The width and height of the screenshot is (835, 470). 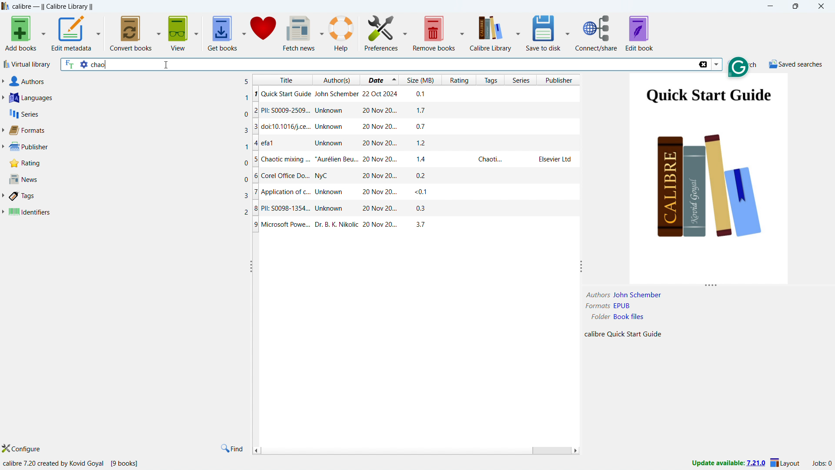 I want to click on sort by authors, so click(x=337, y=80).